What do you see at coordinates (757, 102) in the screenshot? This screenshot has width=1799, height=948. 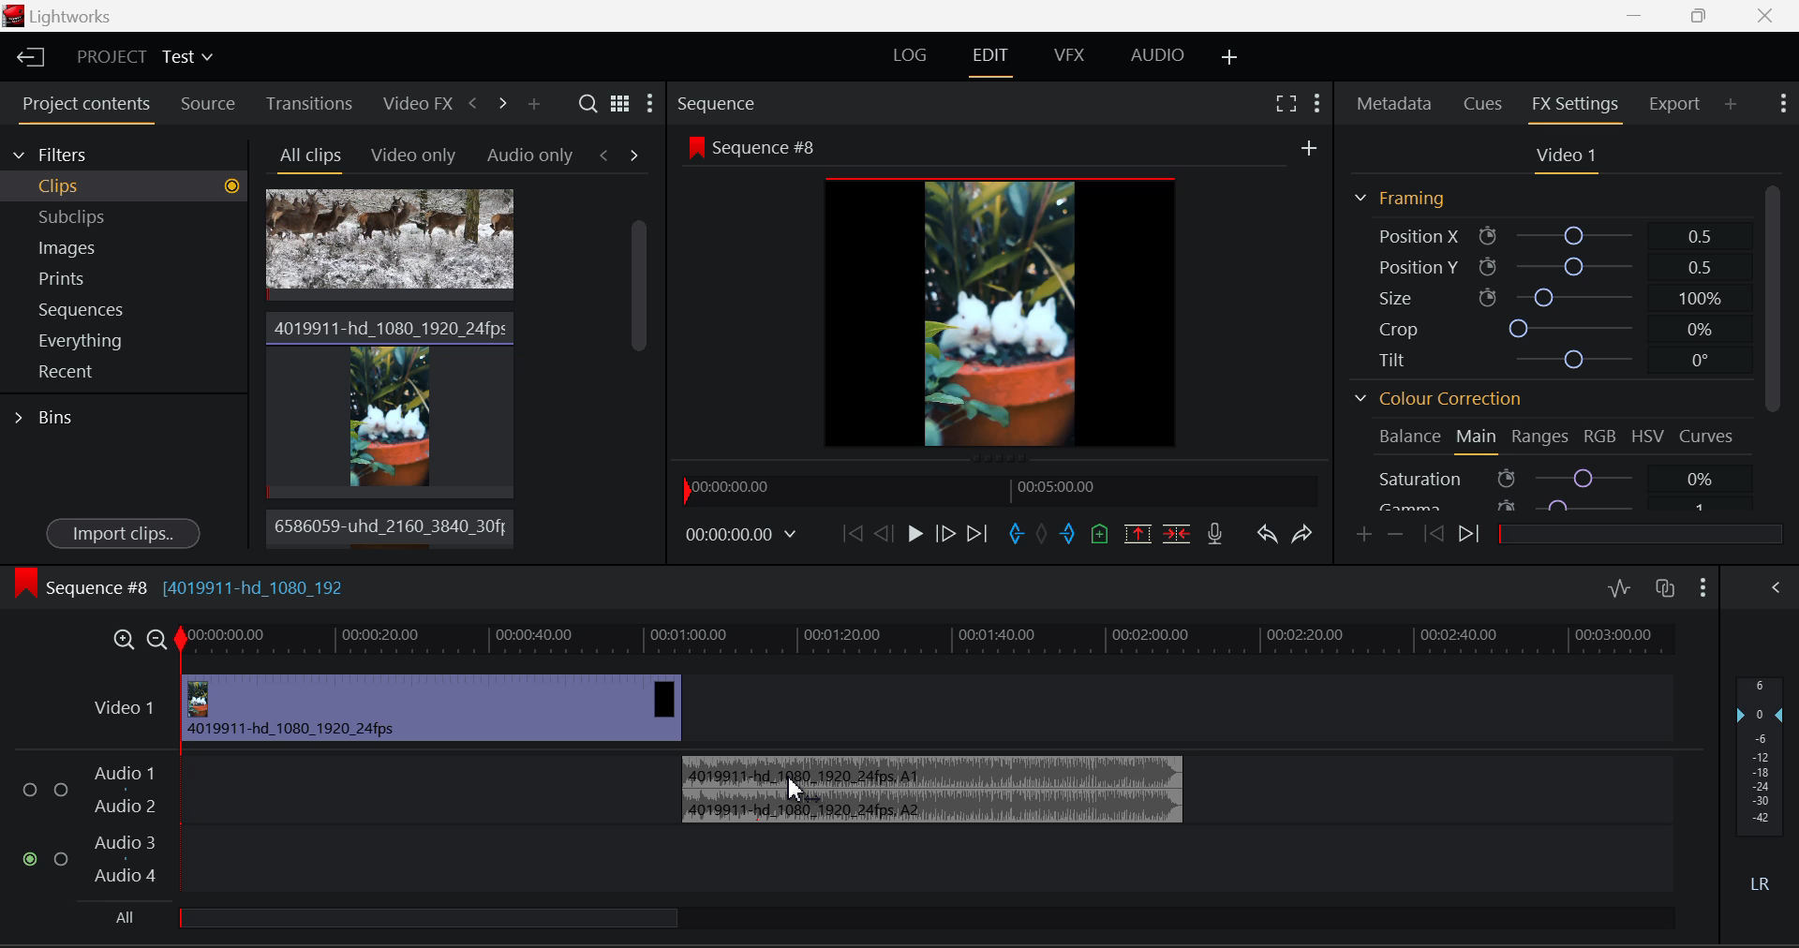 I see `Sequence Preview Section` at bounding box center [757, 102].